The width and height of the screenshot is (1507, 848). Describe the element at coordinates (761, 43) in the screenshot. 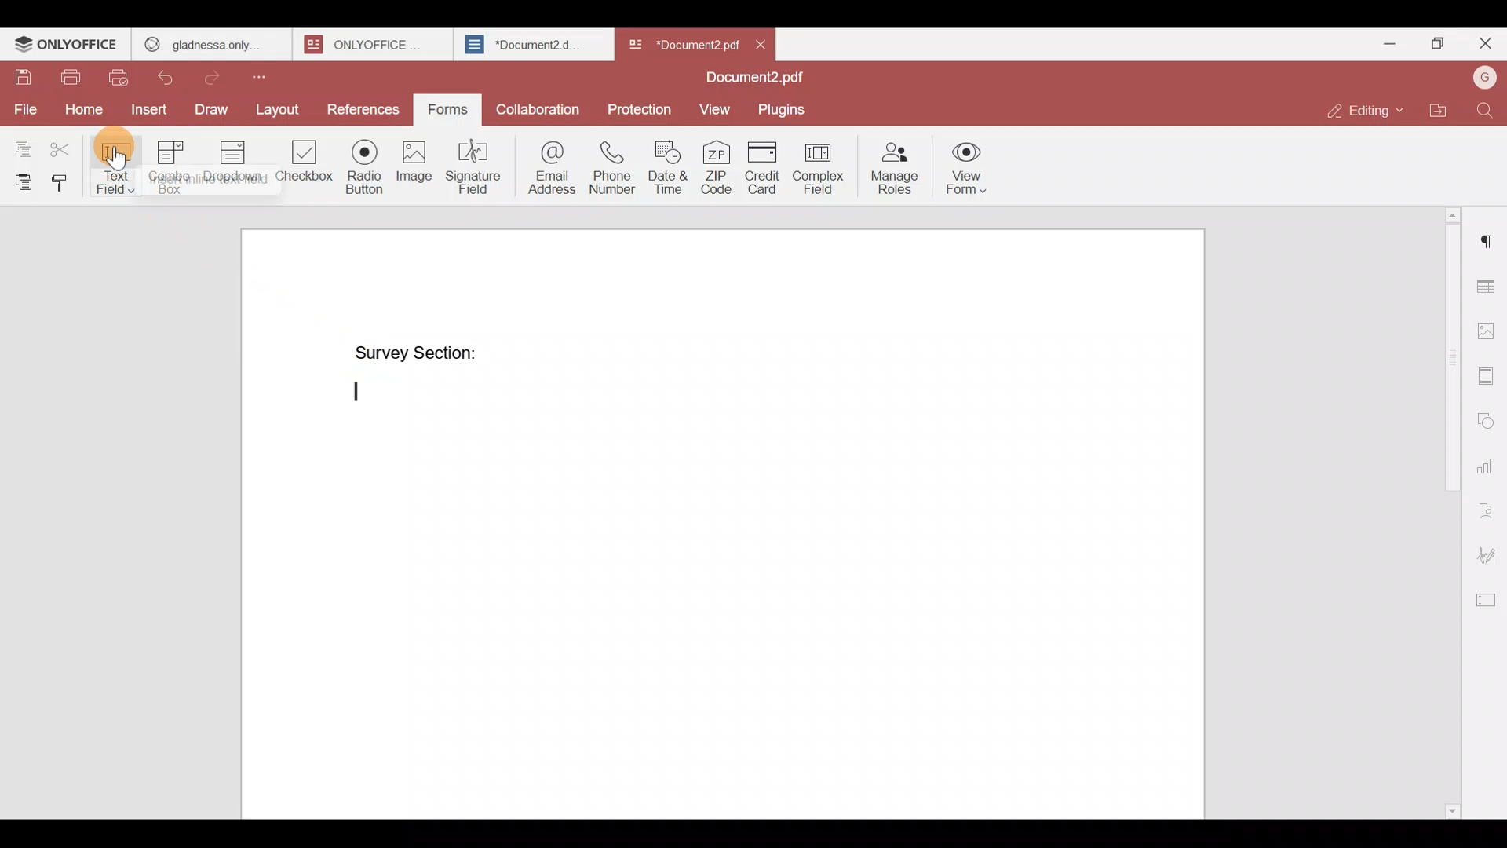

I see `Close` at that location.